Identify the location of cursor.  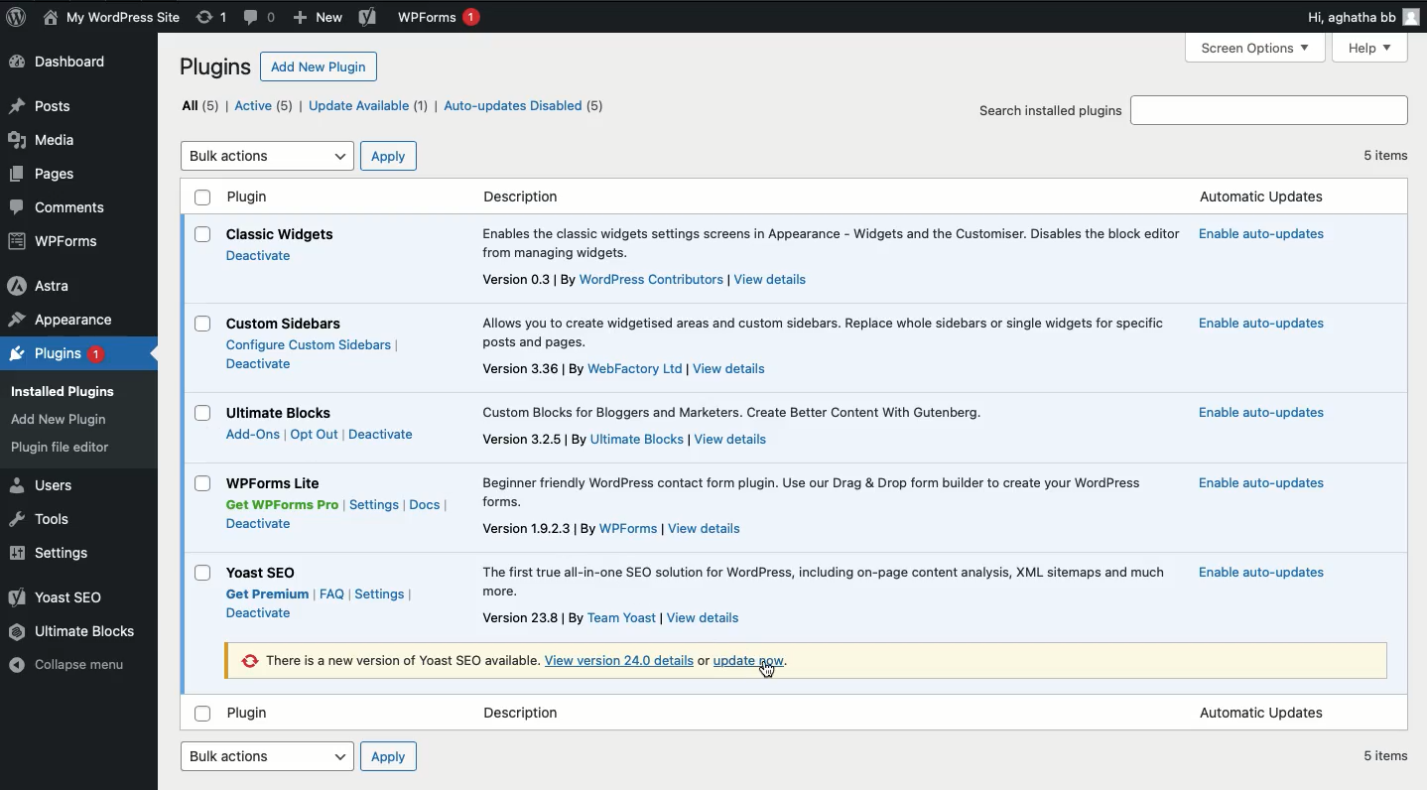
(766, 672).